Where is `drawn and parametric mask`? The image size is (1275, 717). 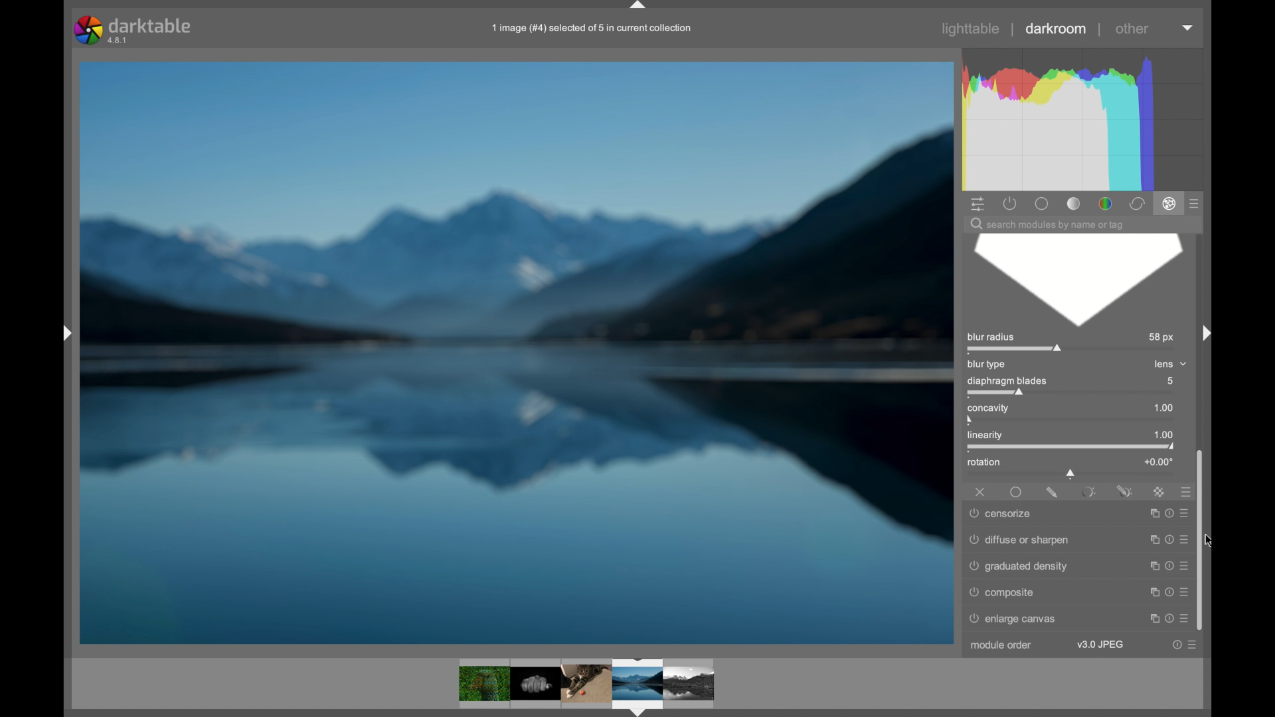
drawn and parametric mask is located at coordinates (1124, 490).